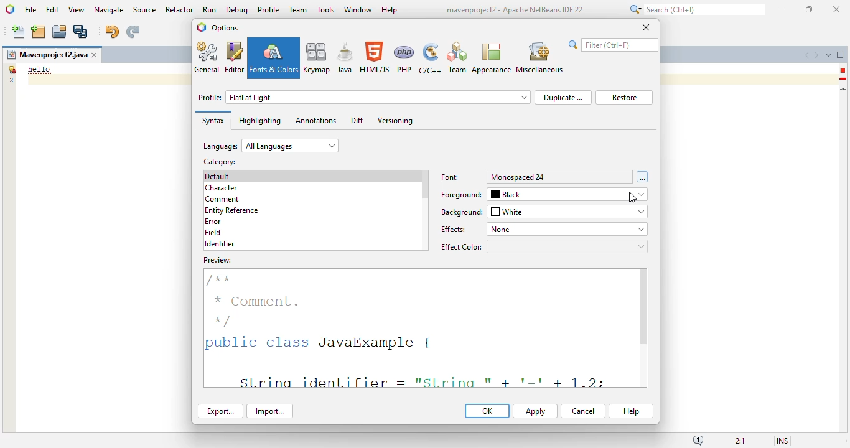 The image size is (850, 448). Describe the element at coordinates (317, 57) in the screenshot. I see `keymap` at that location.